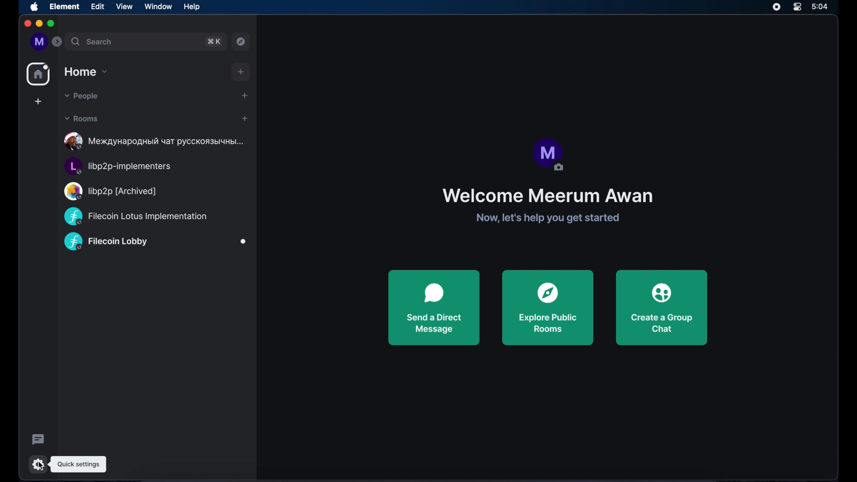 Image resolution: width=857 pixels, height=482 pixels. Describe the element at coordinates (241, 72) in the screenshot. I see `add room` at that location.